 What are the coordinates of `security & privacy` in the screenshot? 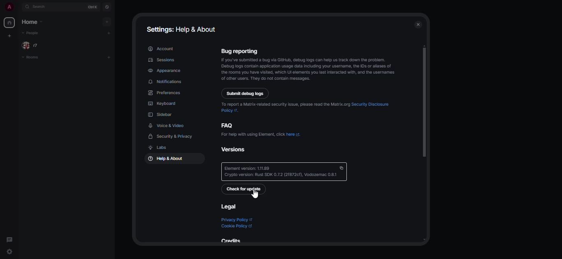 It's located at (172, 136).